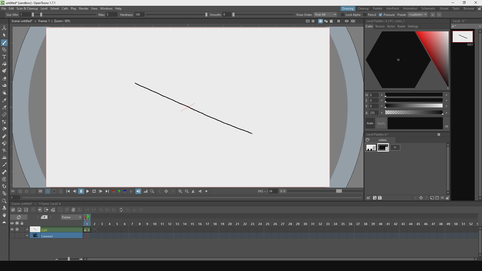 Image resolution: width=482 pixels, height=271 pixels. I want to click on 1 frame level: A, so click(51, 203).